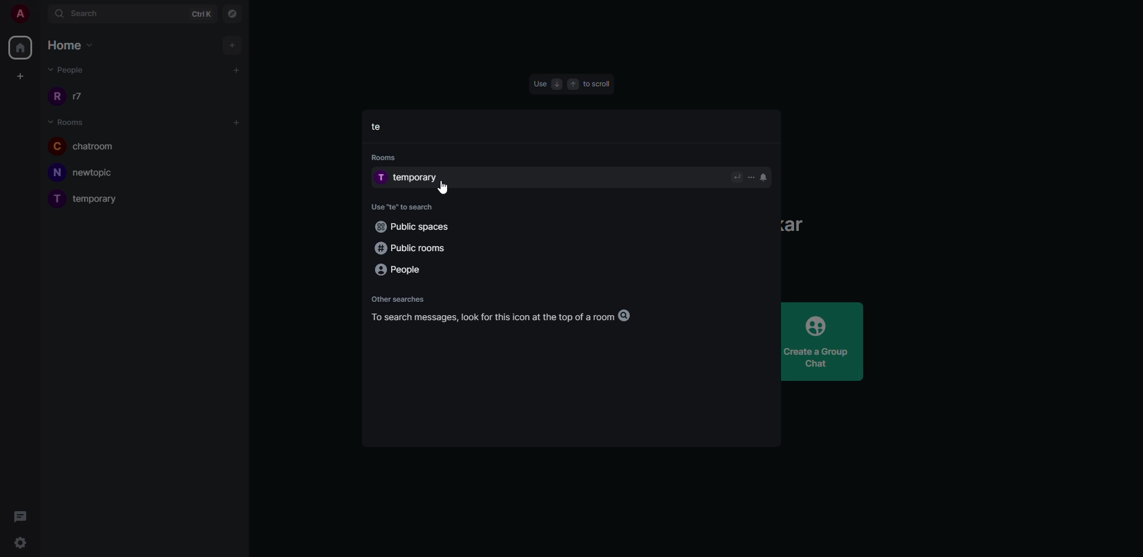 Image resolution: width=1143 pixels, height=557 pixels. Describe the element at coordinates (796, 225) in the screenshot. I see `Sarkar` at that location.